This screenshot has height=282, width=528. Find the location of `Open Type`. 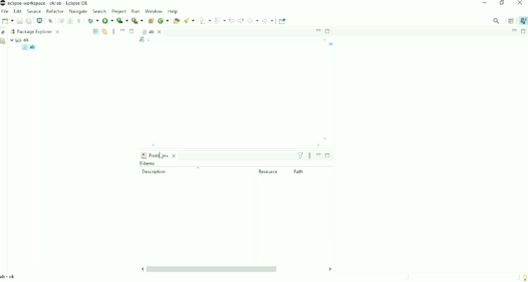

Open Type is located at coordinates (176, 21).